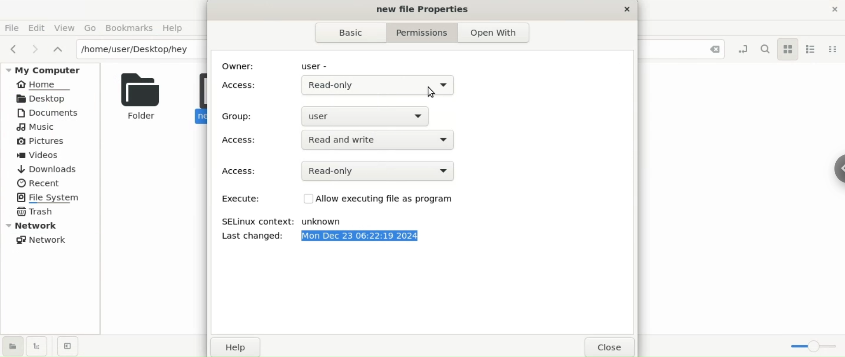 The width and height of the screenshot is (845, 357). What do you see at coordinates (51, 197) in the screenshot?
I see `File System` at bounding box center [51, 197].